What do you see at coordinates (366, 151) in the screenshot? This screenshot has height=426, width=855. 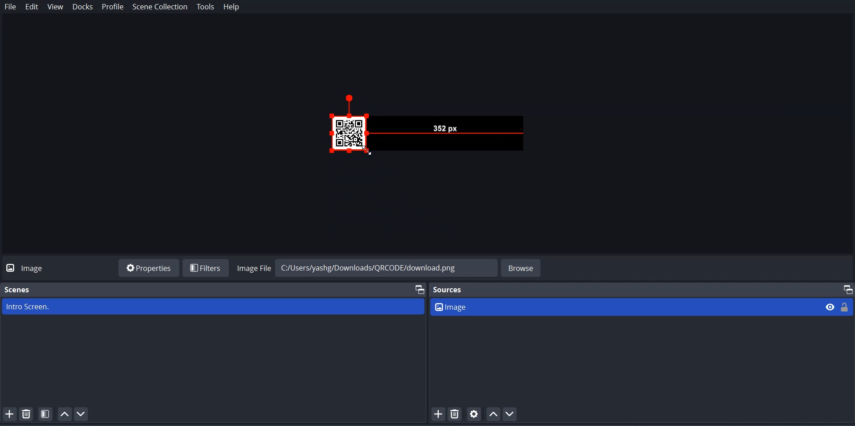 I see `Drag Cursor` at bounding box center [366, 151].